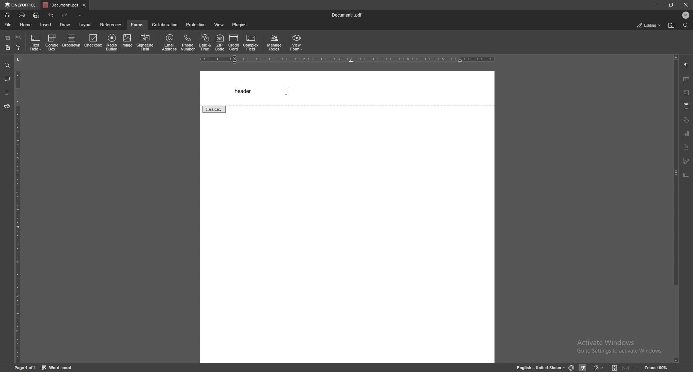 The height and width of the screenshot is (372, 693). Describe the element at coordinates (583, 367) in the screenshot. I see `spell check` at that location.